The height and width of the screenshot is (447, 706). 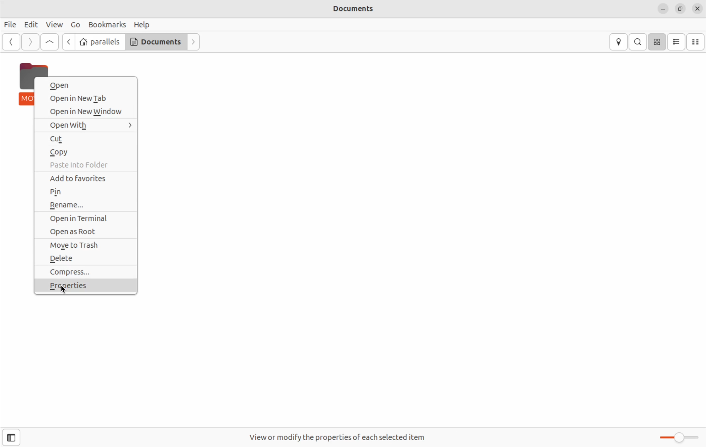 I want to click on documents, so click(x=354, y=8).